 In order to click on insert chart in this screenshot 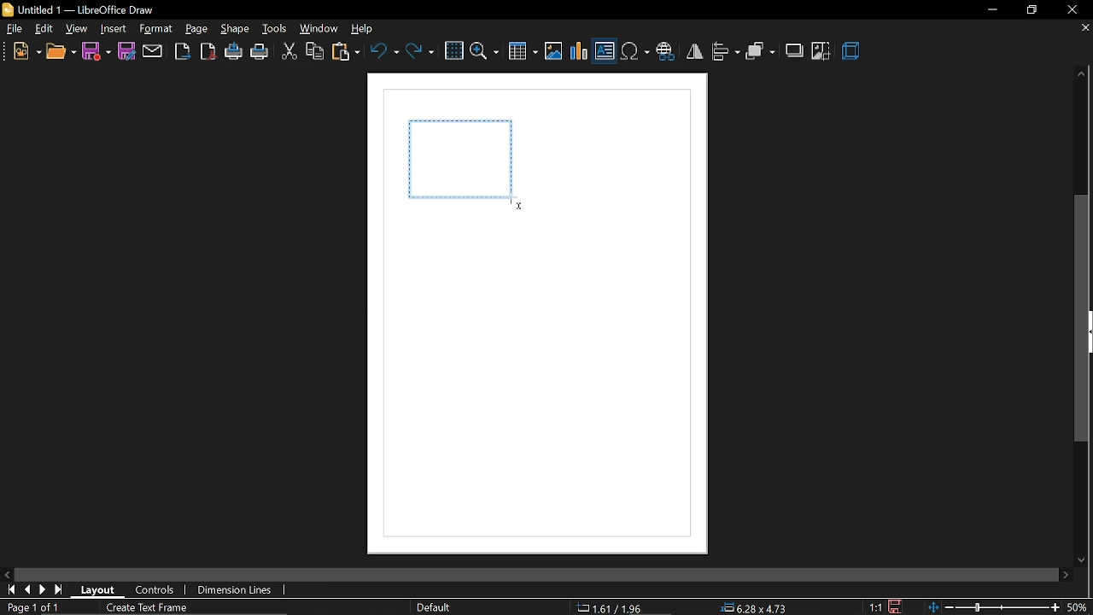, I will do `click(580, 51)`.